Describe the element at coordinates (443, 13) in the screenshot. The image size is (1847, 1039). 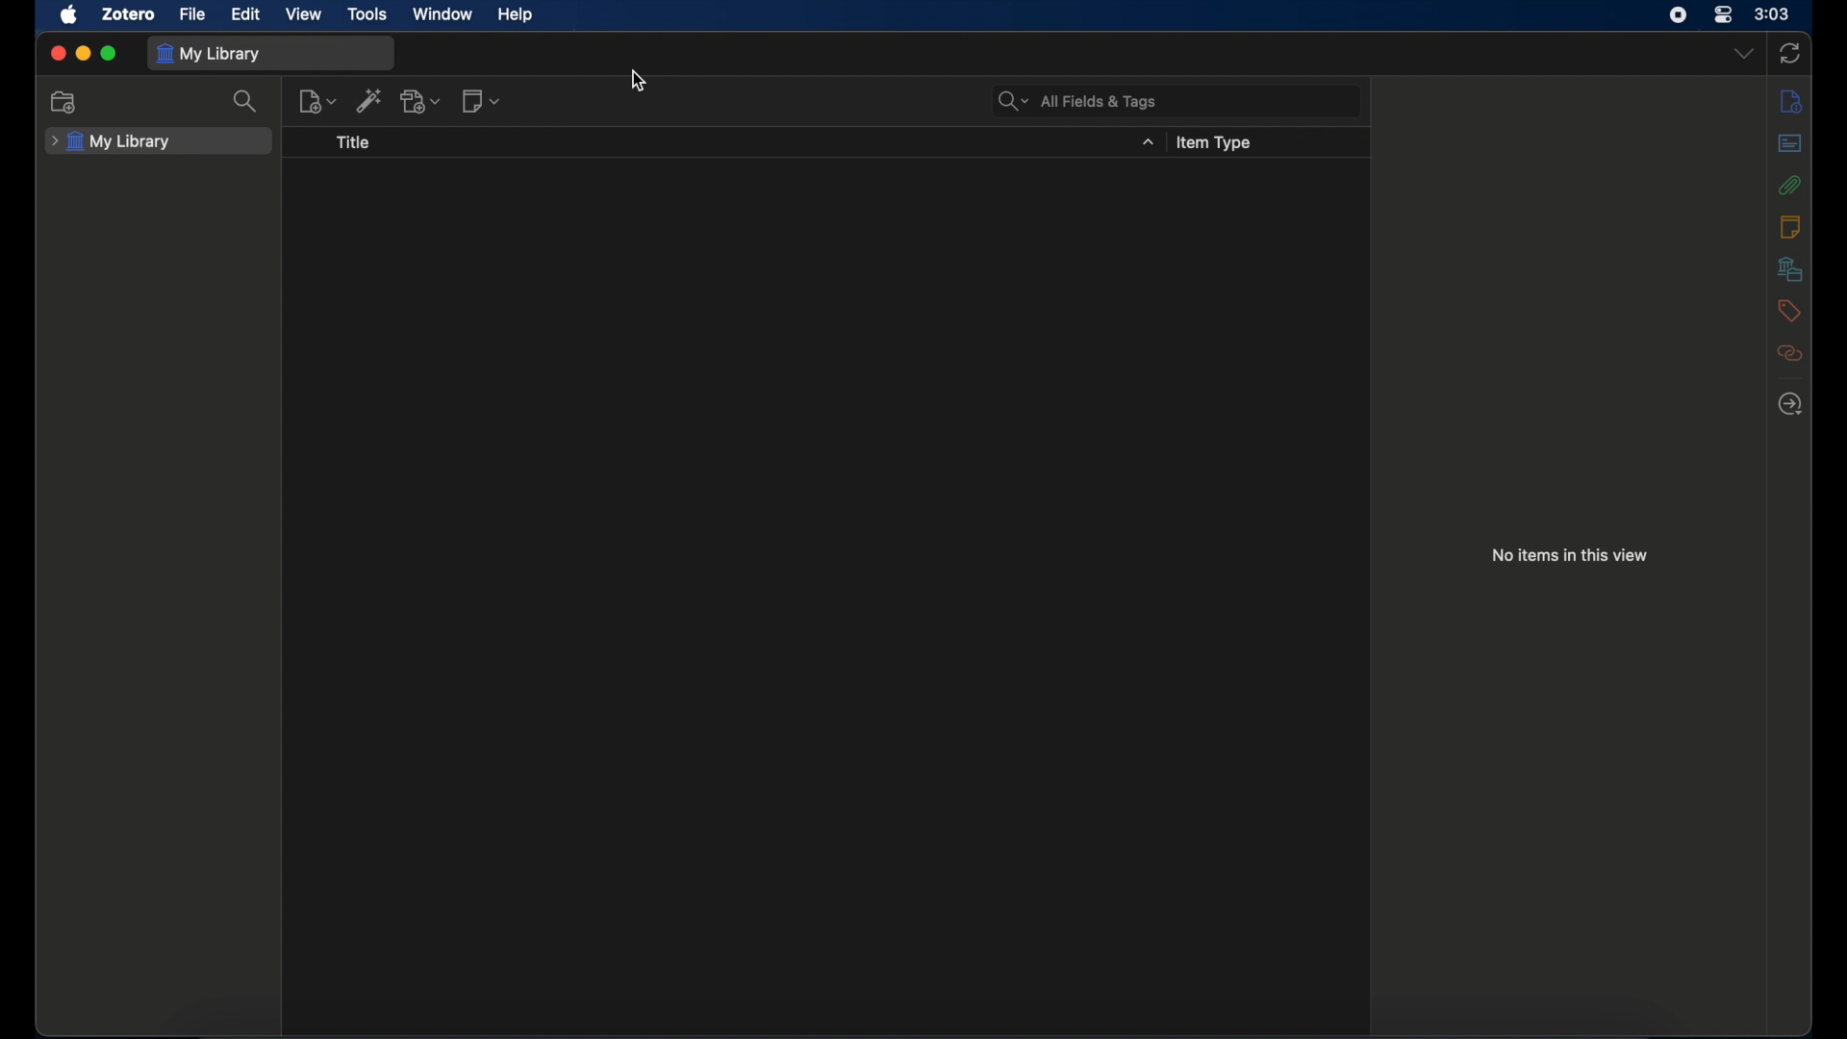
I see `window` at that location.